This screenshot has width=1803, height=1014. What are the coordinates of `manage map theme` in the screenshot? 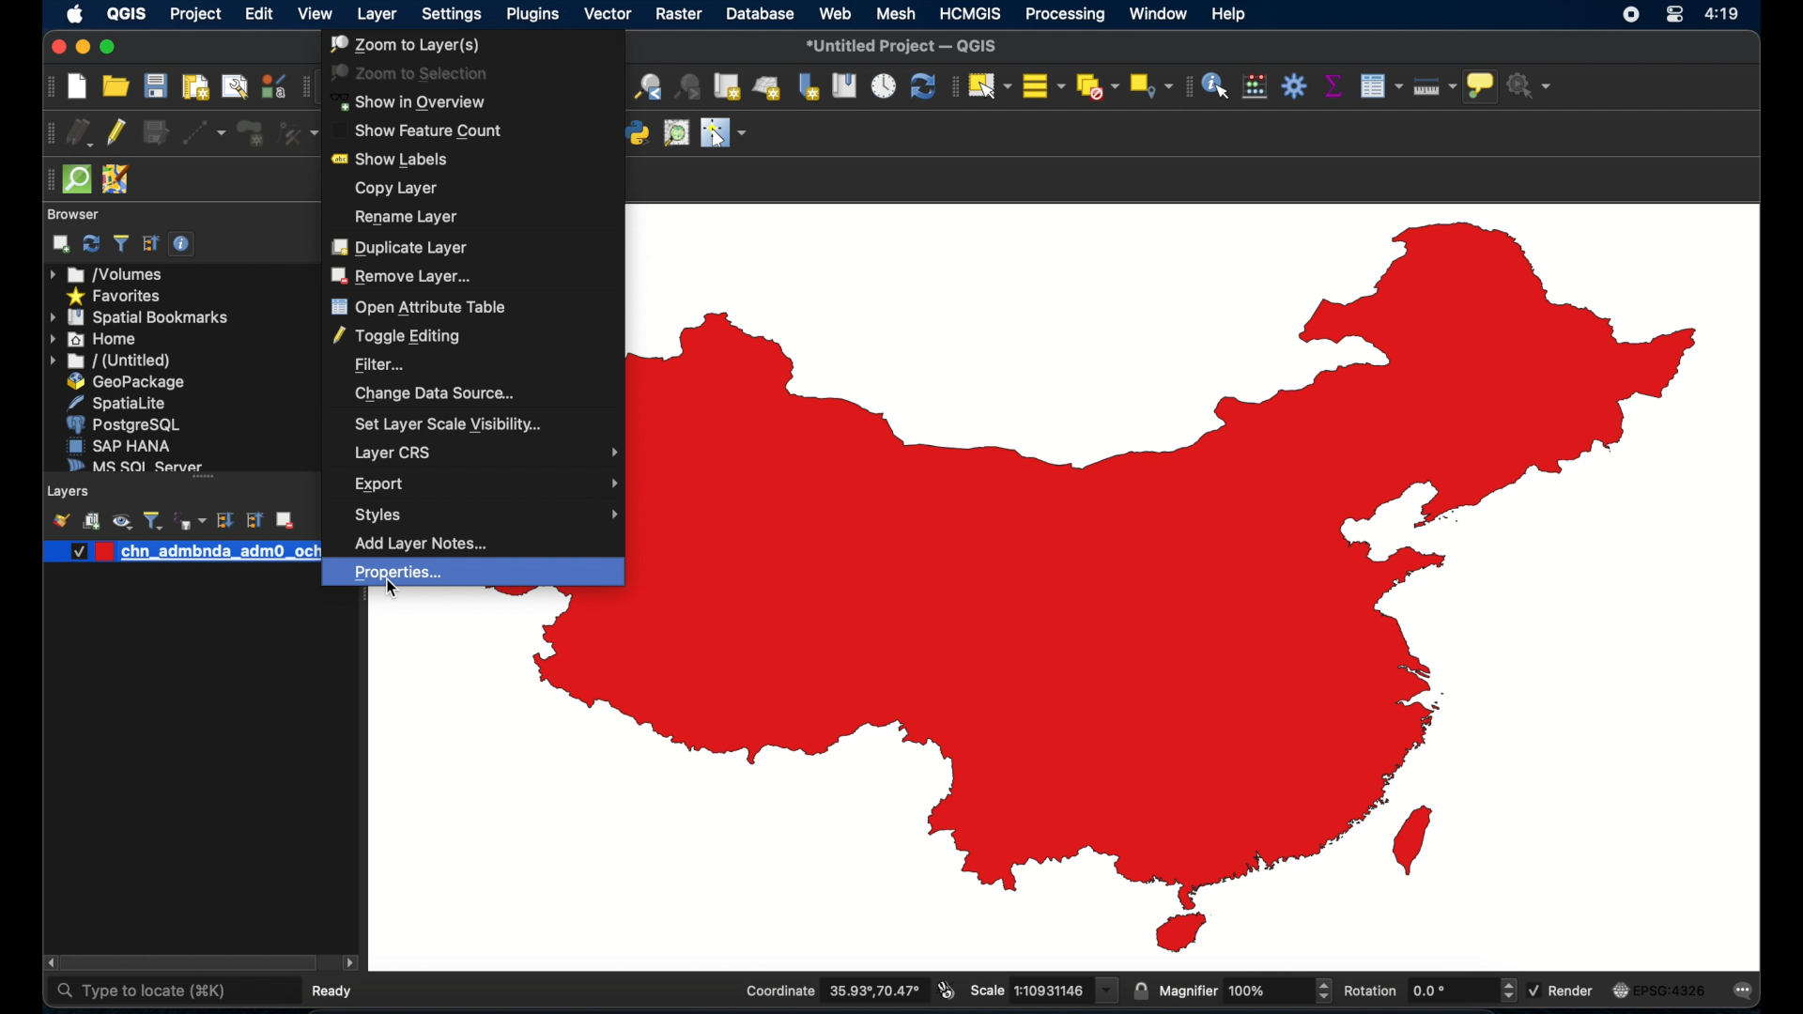 It's located at (121, 521).